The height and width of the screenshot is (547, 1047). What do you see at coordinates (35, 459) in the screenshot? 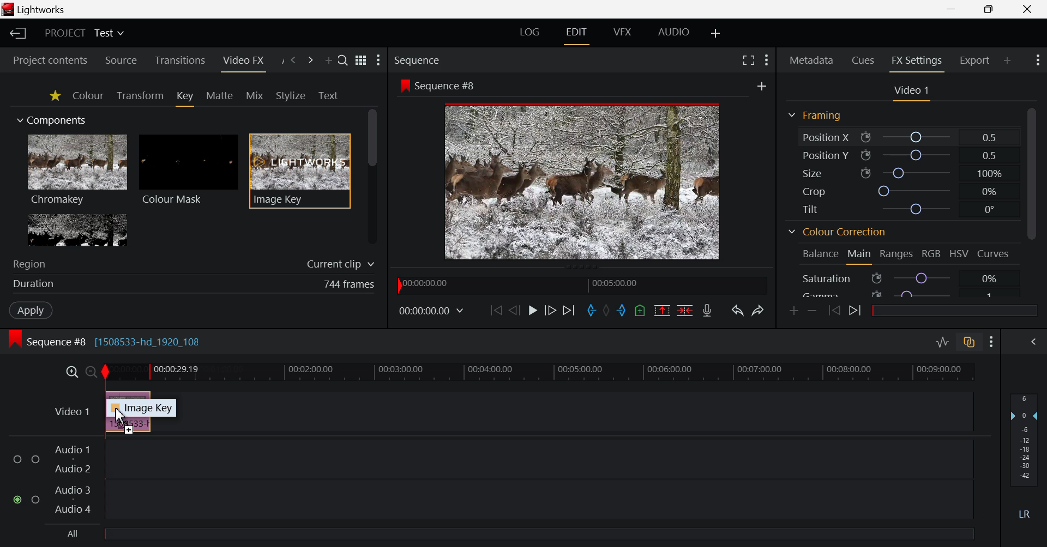
I see `checkbox` at bounding box center [35, 459].